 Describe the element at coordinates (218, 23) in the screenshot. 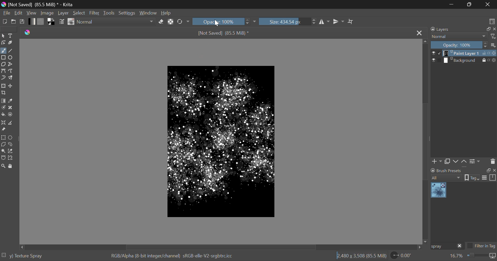

I see `Cursor Position AFTER_LAST_ACTION` at that location.